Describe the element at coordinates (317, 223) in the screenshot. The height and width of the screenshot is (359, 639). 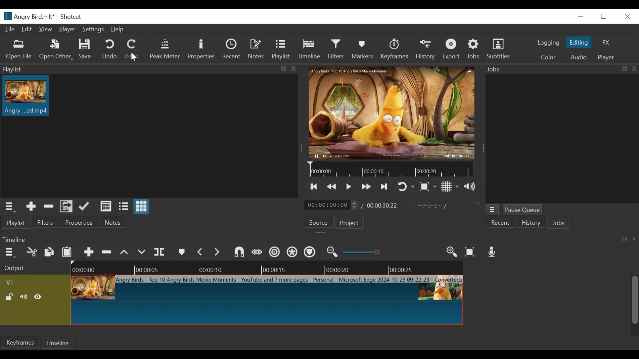
I see `Source` at that location.